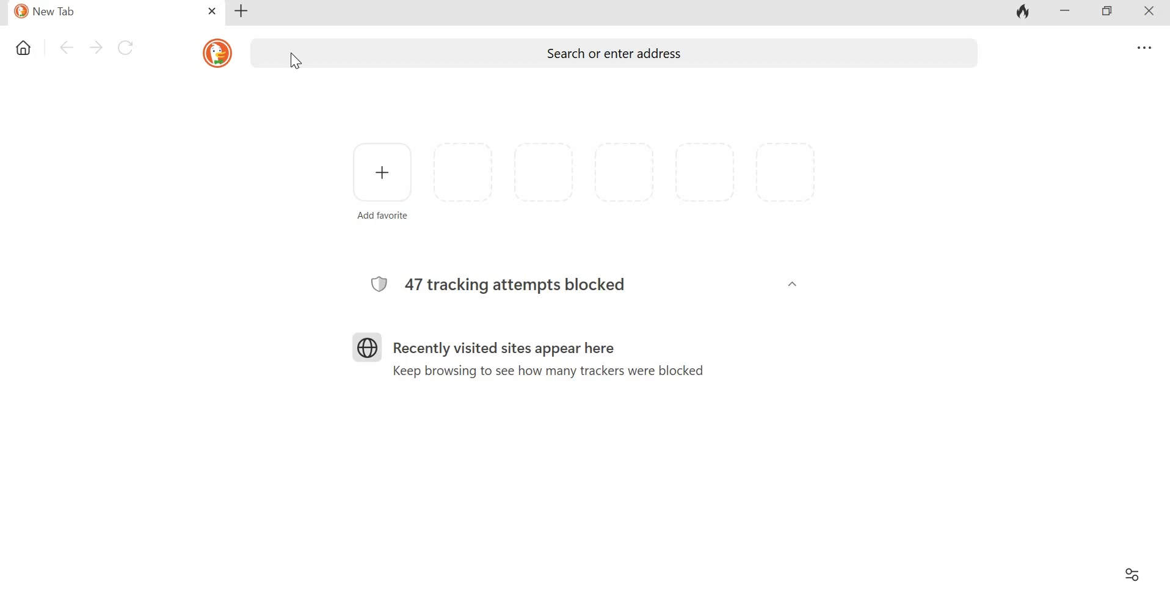 This screenshot has height=612, width=1170. What do you see at coordinates (1130, 575) in the screenshot?
I see `settings` at bounding box center [1130, 575].